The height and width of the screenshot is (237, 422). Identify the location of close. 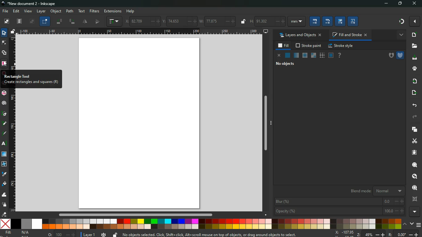
(415, 4).